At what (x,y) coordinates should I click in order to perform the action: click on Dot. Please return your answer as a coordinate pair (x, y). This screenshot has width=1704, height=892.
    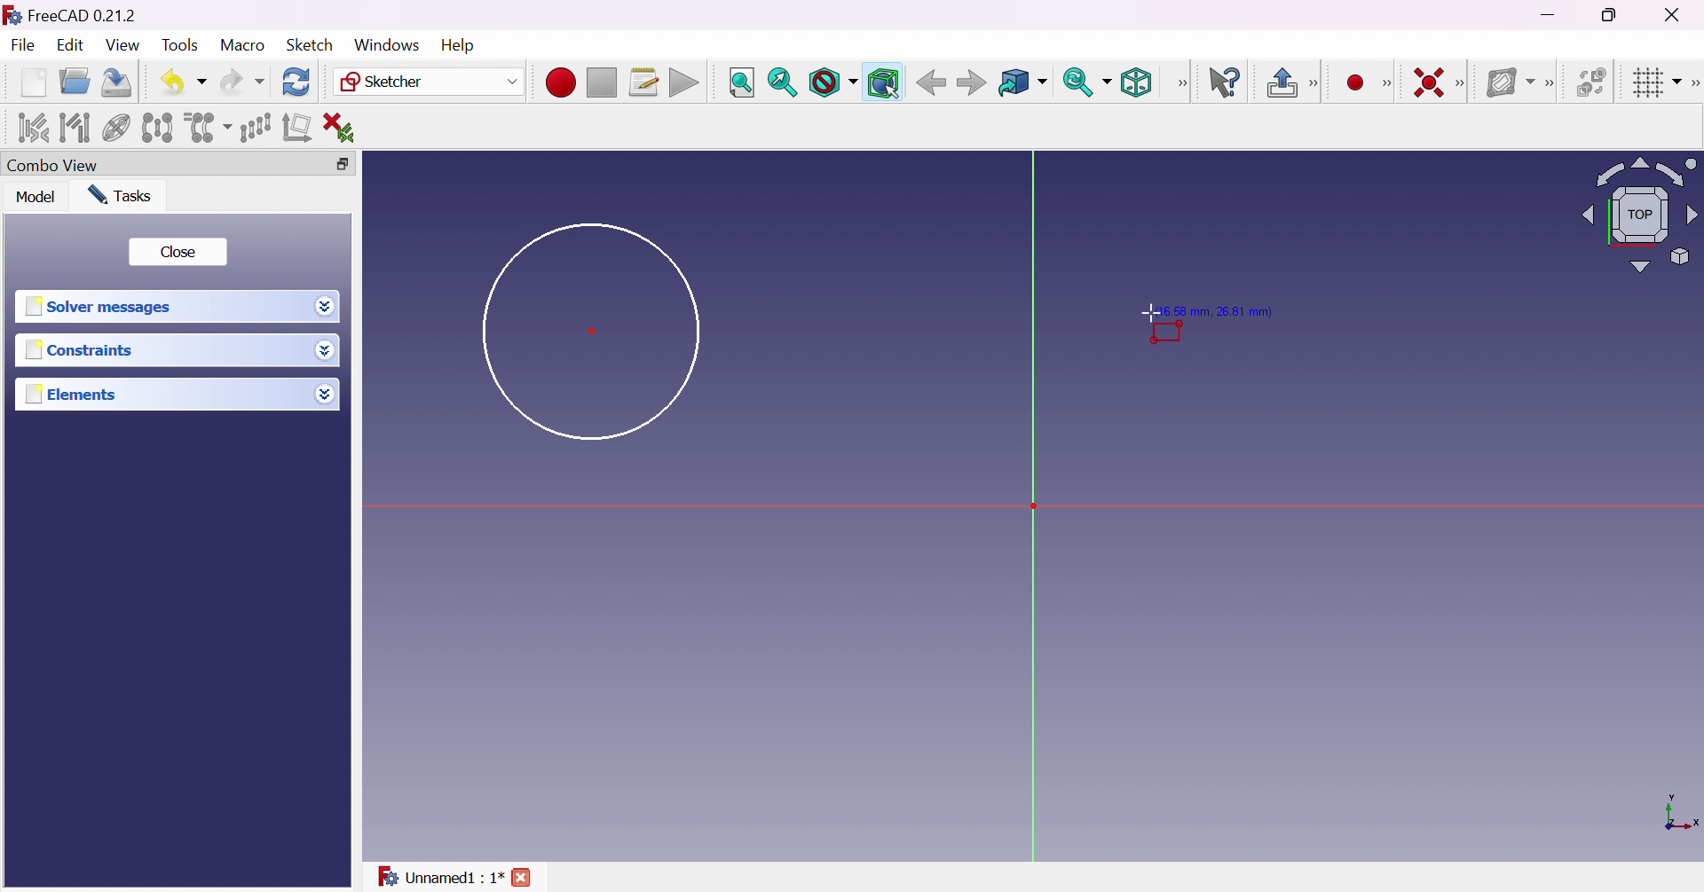
    Looking at the image, I should click on (594, 330).